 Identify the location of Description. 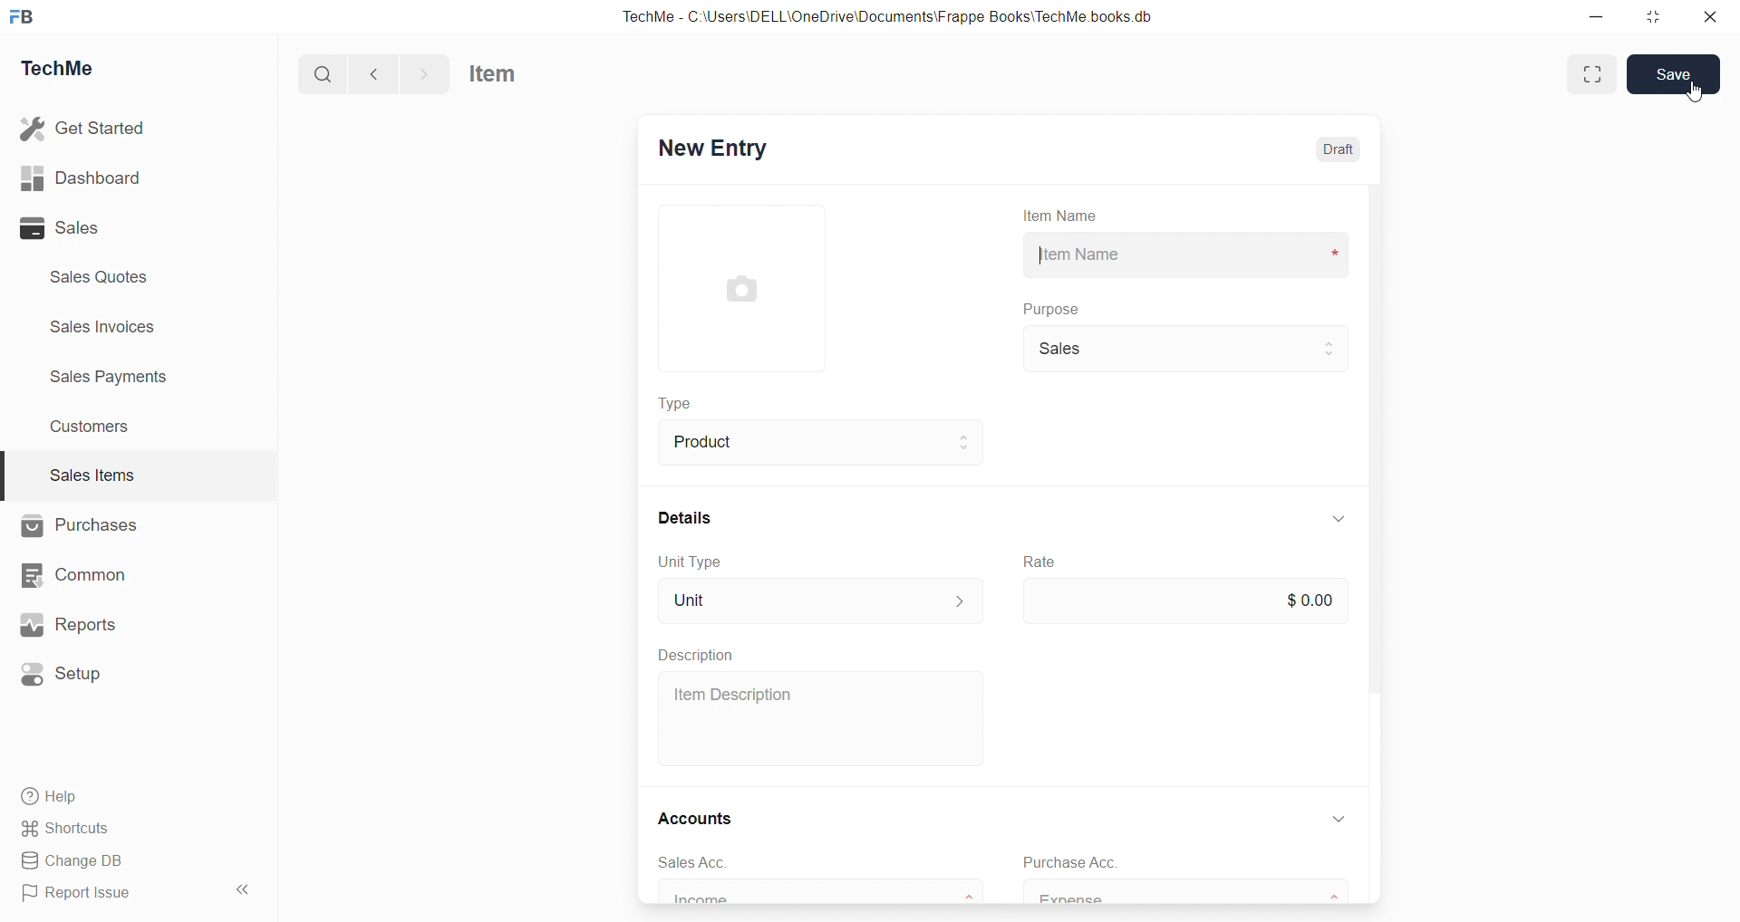
(700, 655).